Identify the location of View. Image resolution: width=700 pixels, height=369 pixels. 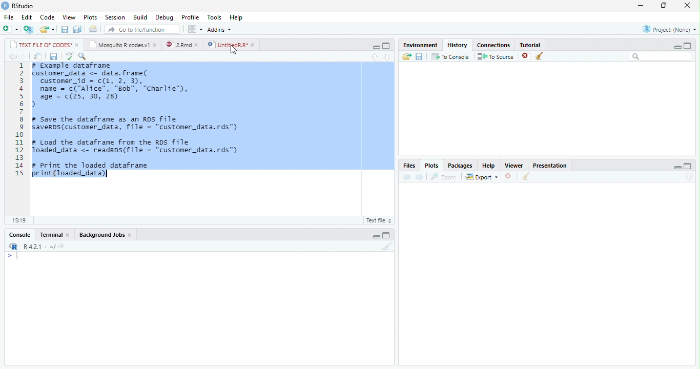
(69, 17).